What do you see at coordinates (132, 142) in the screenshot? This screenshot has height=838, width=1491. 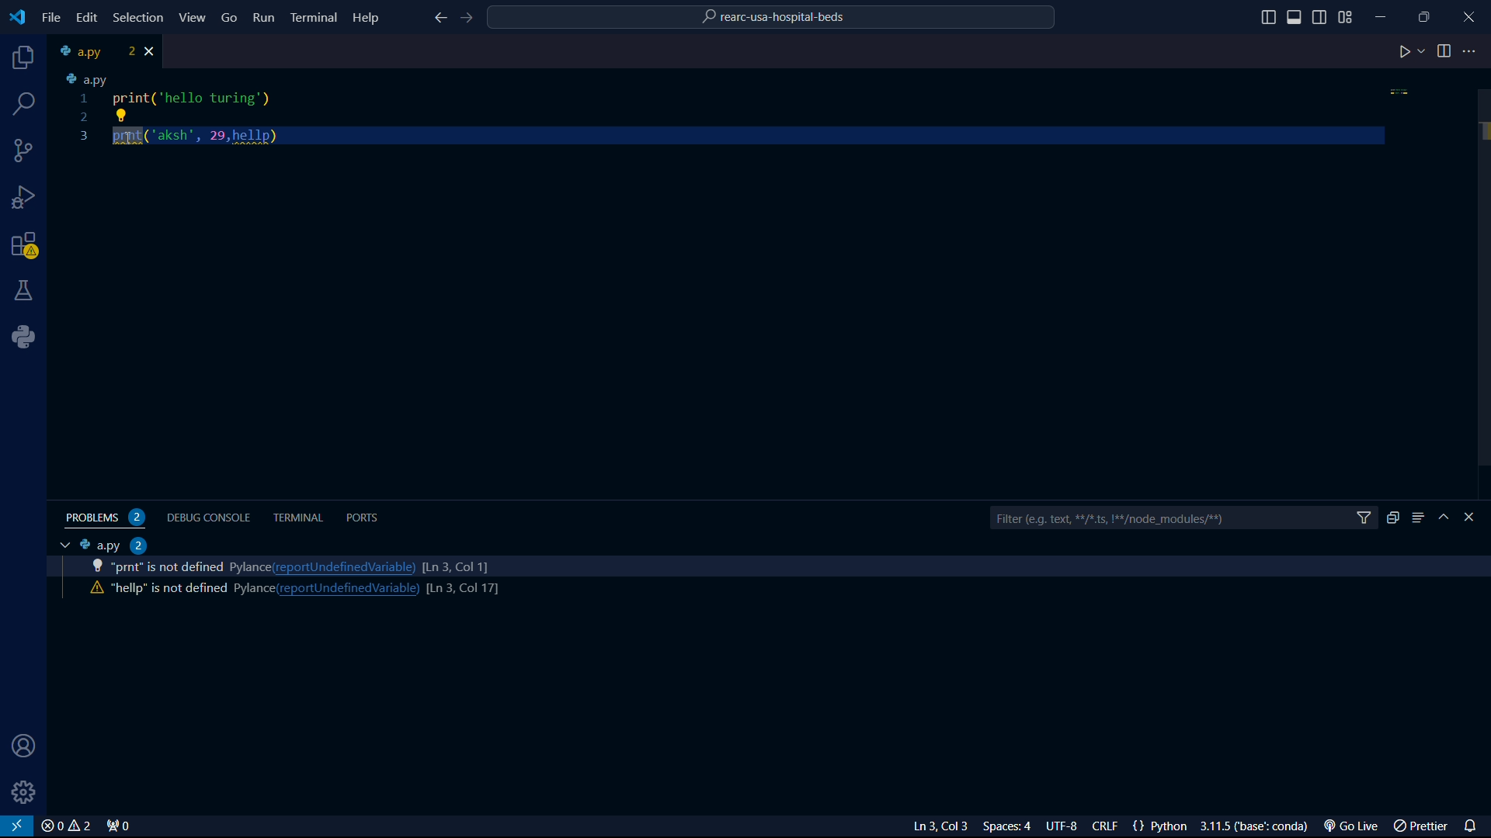 I see `cursor` at bounding box center [132, 142].